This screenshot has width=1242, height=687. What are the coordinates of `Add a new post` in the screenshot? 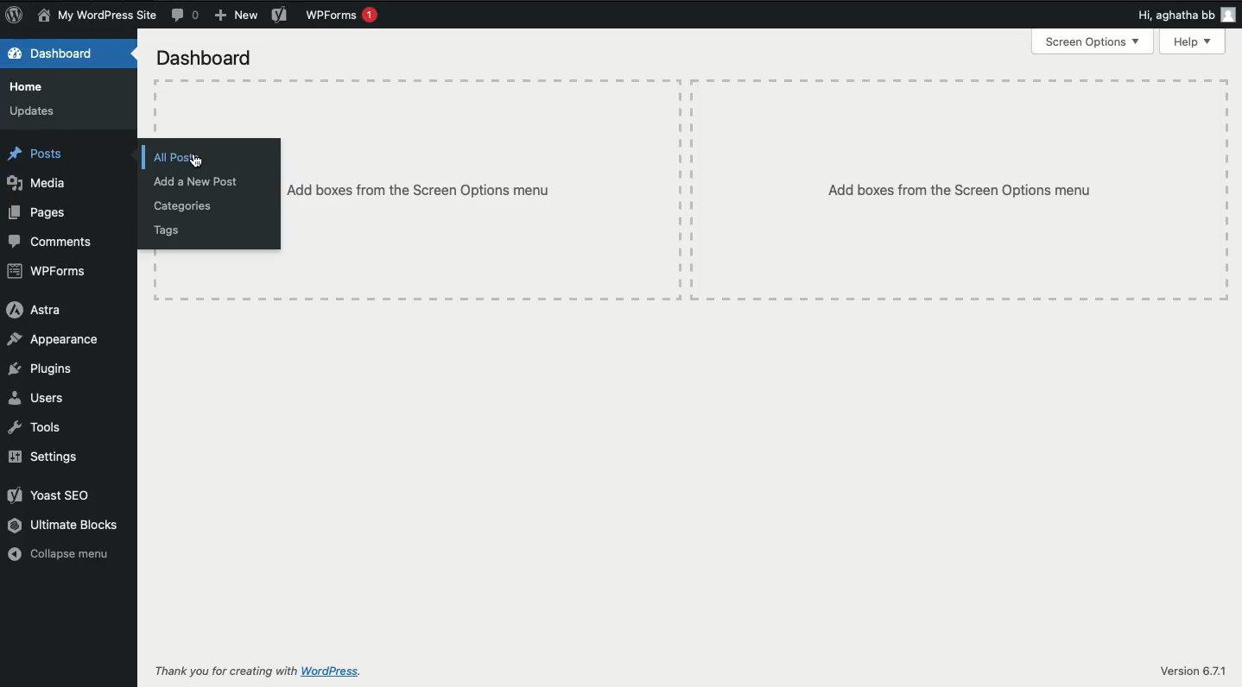 It's located at (198, 182).